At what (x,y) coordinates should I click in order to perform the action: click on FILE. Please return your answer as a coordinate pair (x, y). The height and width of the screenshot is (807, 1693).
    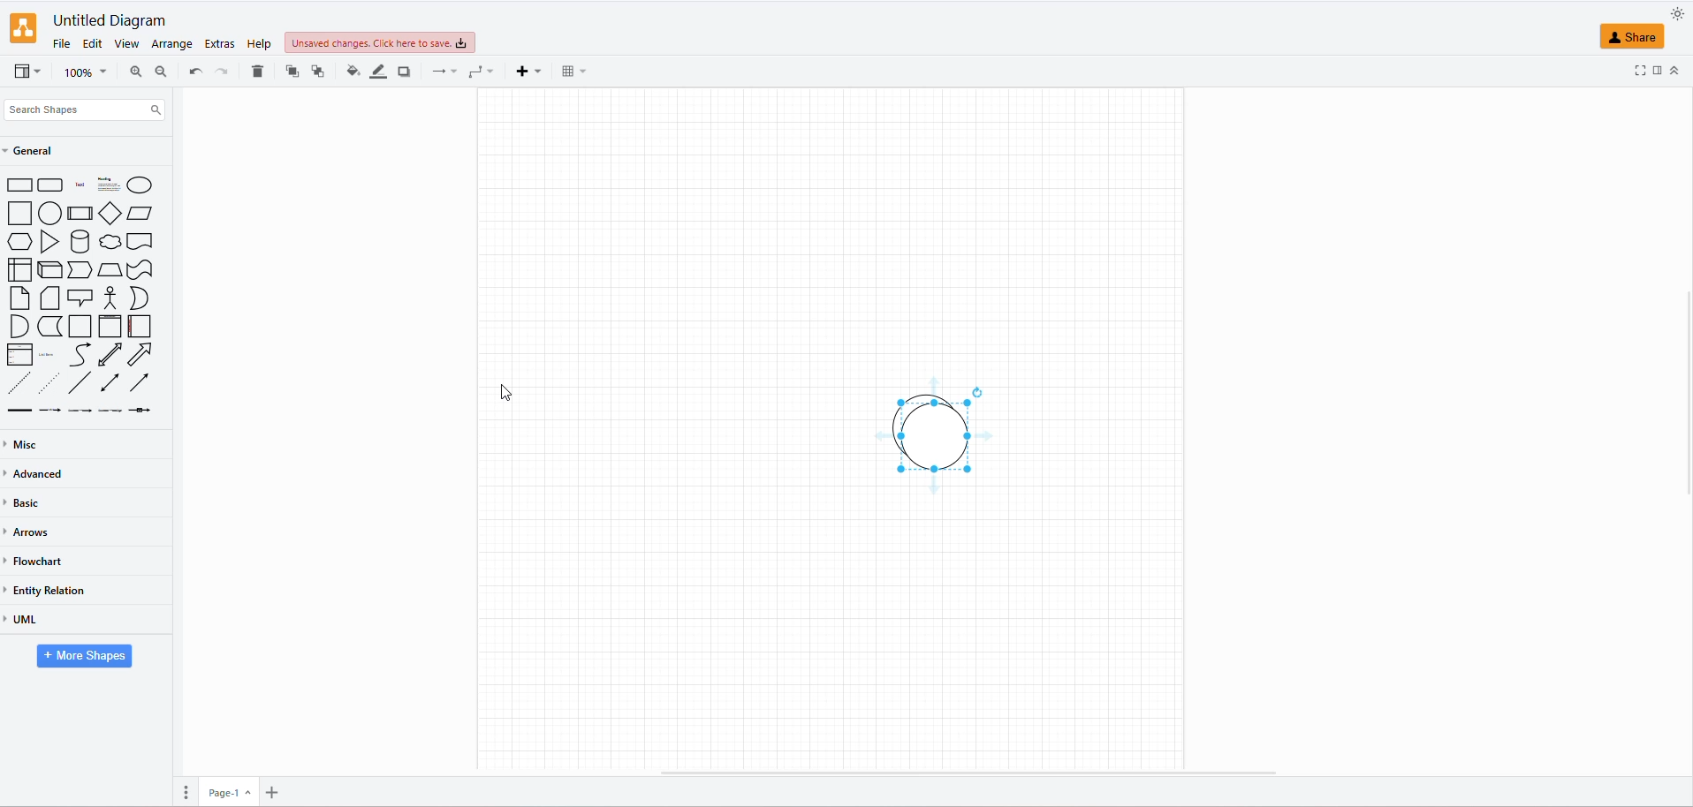
    Looking at the image, I should click on (58, 43).